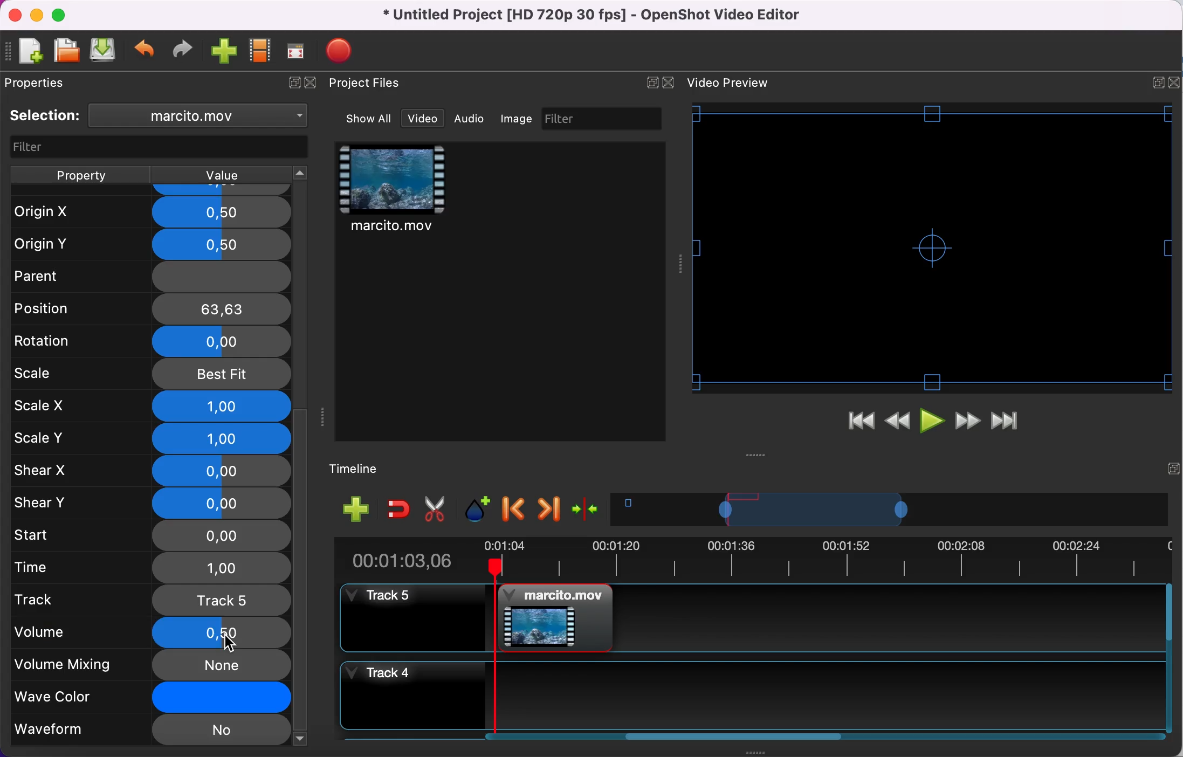  I want to click on add track, so click(356, 508).